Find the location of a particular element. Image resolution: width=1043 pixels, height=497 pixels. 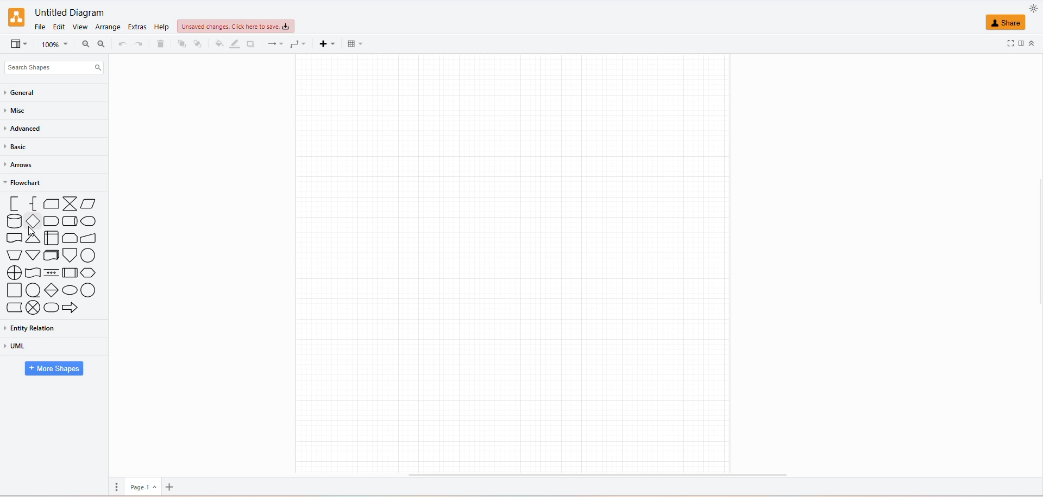

INSERT is located at coordinates (324, 44).